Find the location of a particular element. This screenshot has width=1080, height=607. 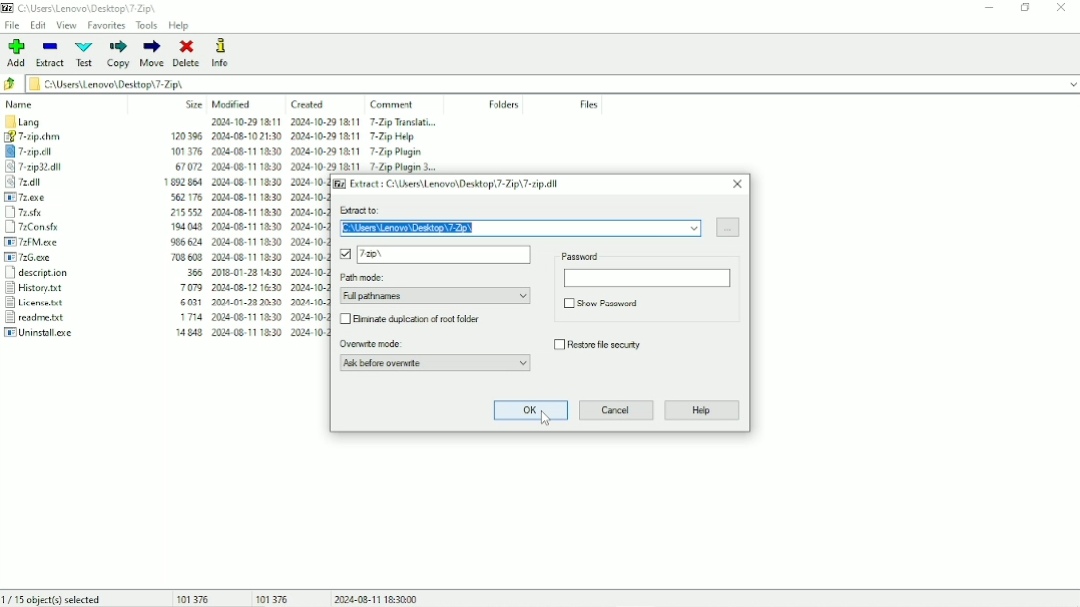

Comment is located at coordinates (395, 104).